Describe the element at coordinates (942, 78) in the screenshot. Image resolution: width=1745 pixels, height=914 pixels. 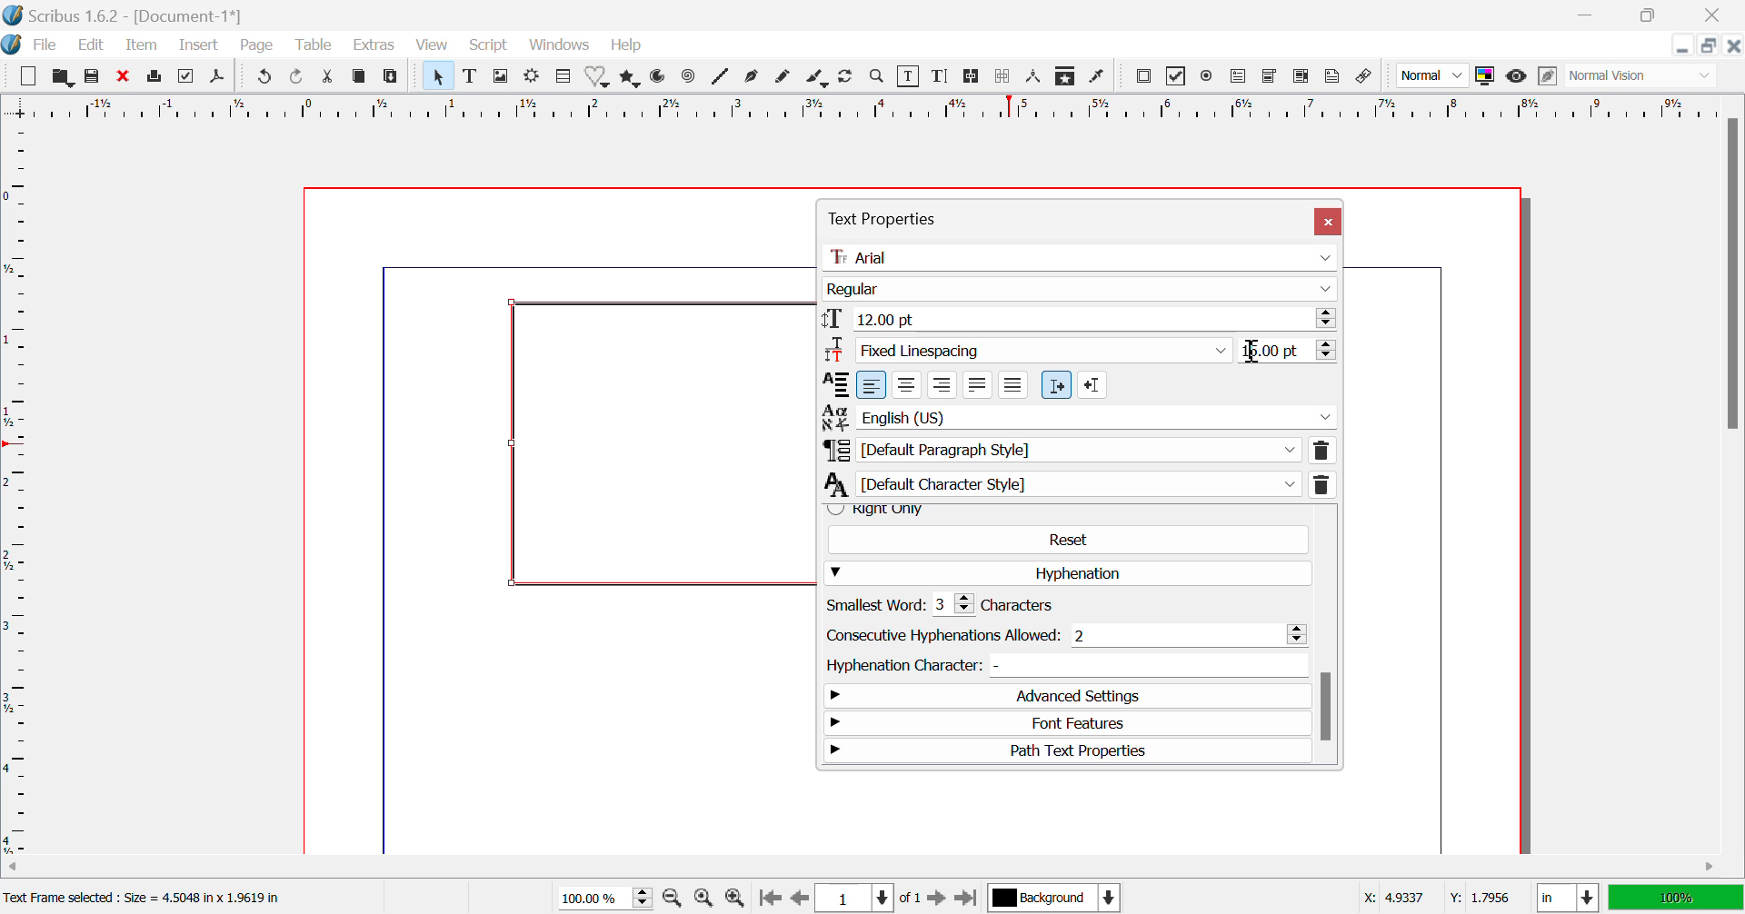
I see `Edit Text with Story Editor` at that location.